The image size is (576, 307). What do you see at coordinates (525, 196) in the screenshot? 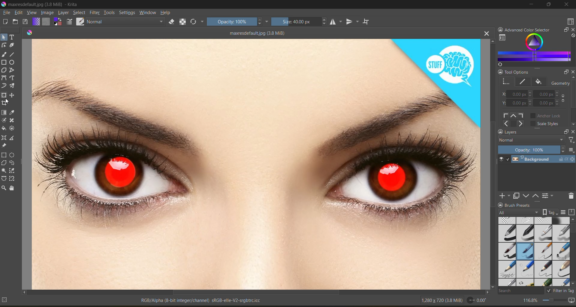
I see `mask down` at bounding box center [525, 196].